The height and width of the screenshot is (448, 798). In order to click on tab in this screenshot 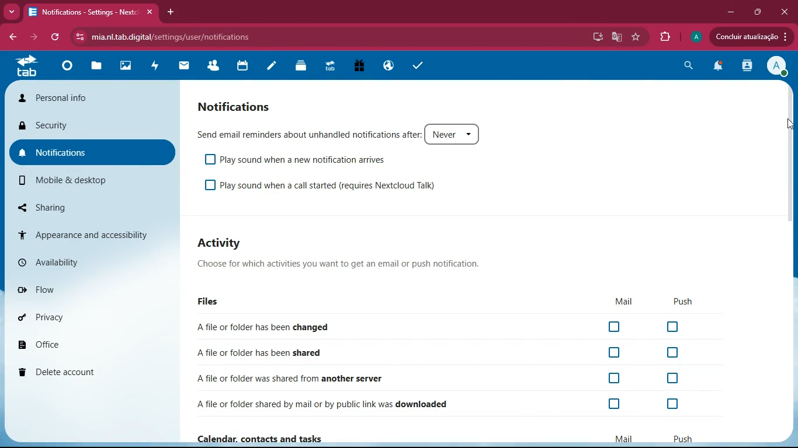, I will do `click(332, 66)`.